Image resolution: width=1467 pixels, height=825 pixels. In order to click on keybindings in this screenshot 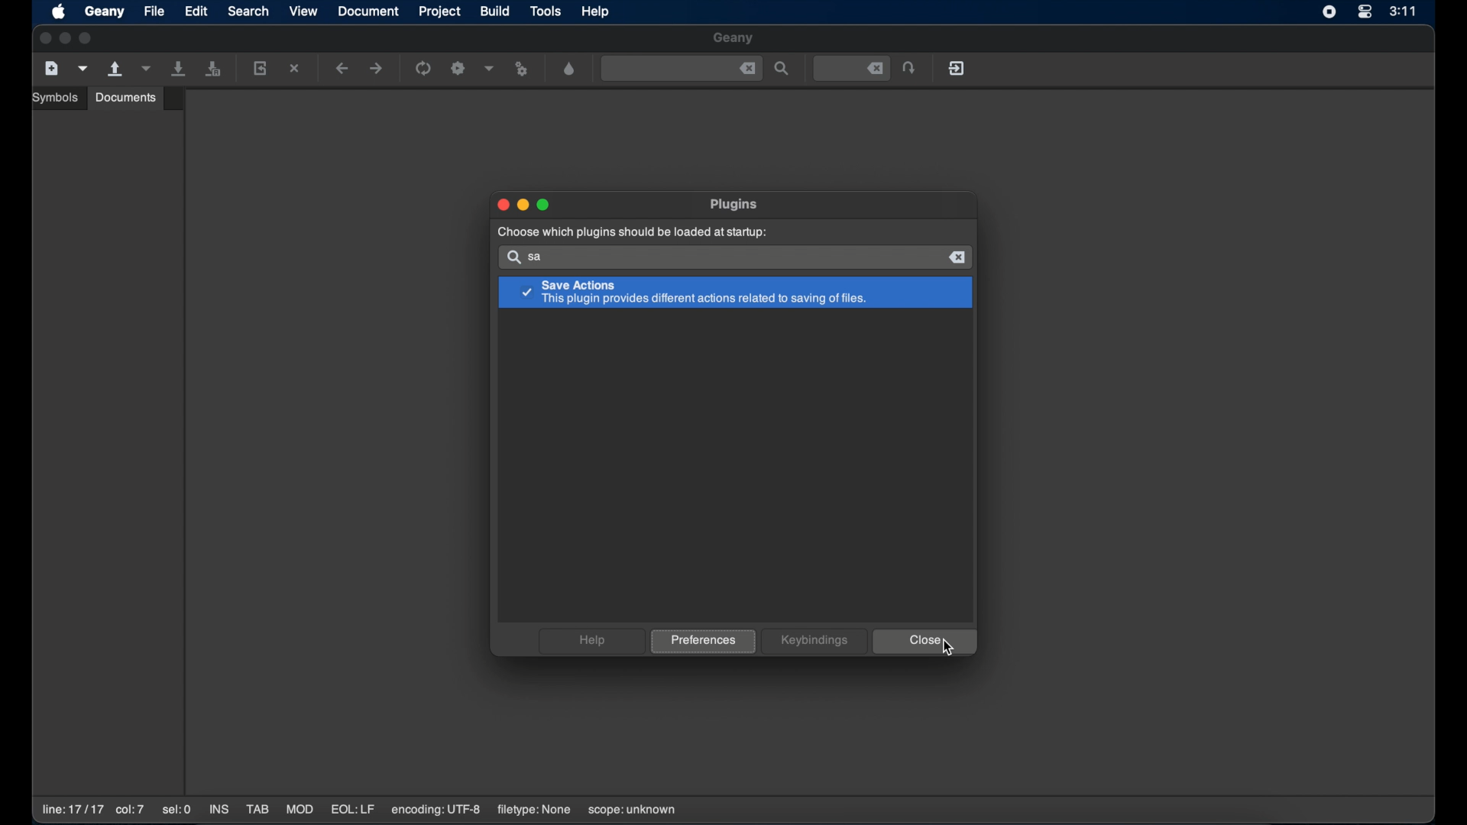, I will do `click(814, 641)`.